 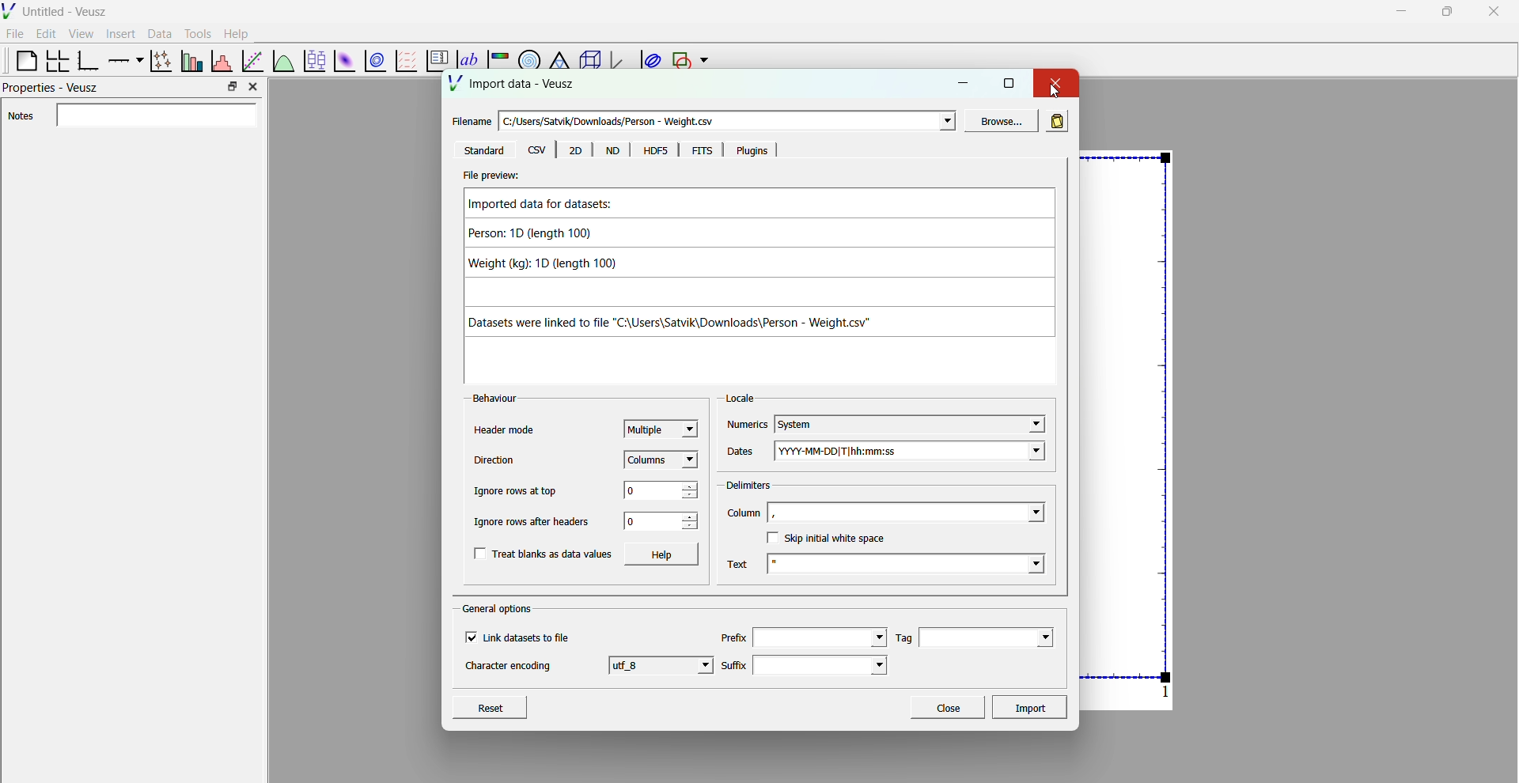 What do you see at coordinates (746, 418) in the screenshot?
I see `Numerics` at bounding box center [746, 418].